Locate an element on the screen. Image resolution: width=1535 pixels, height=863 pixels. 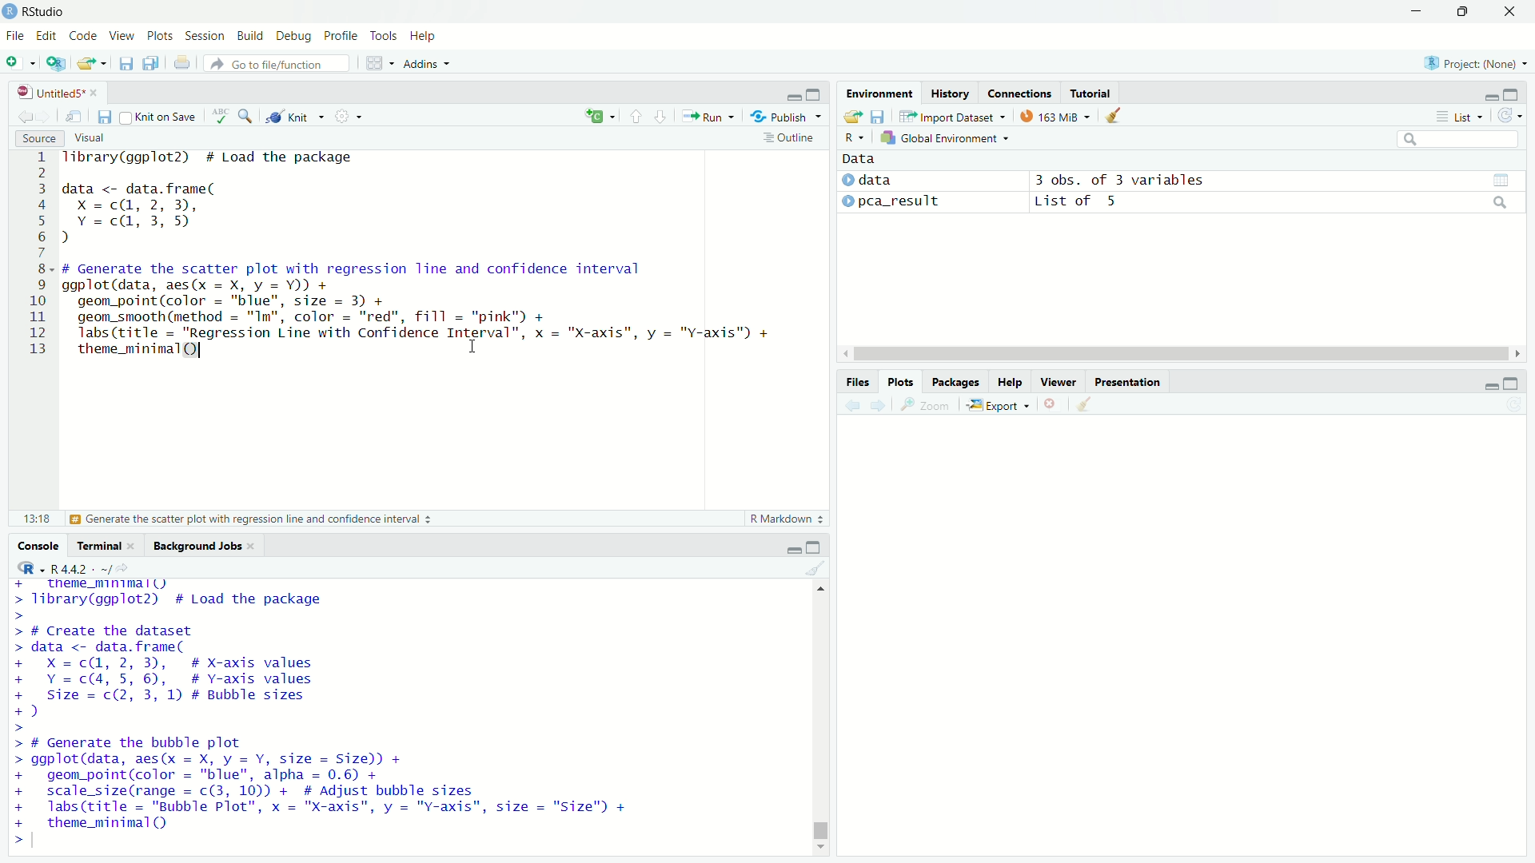
Tools is located at coordinates (384, 36).